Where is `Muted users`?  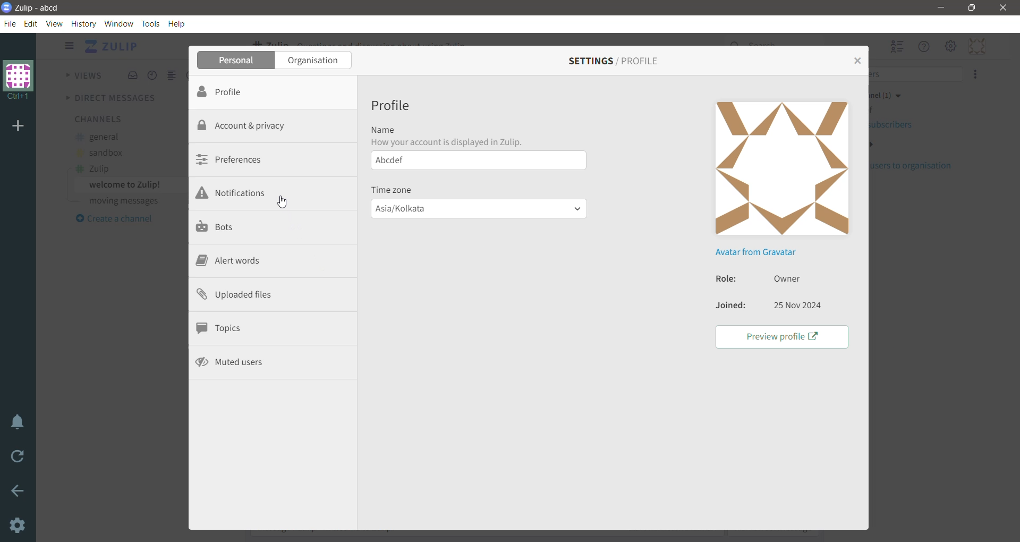
Muted users is located at coordinates (232, 362).